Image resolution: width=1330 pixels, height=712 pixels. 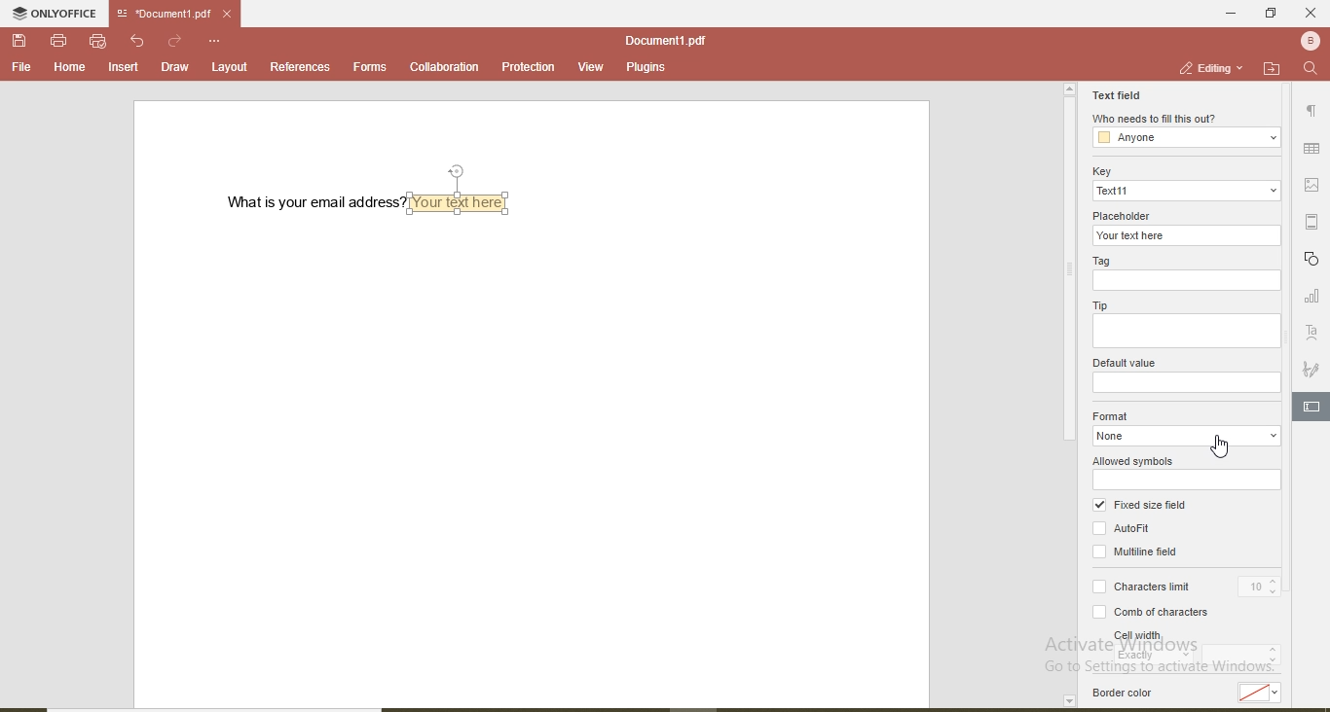 What do you see at coordinates (1185, 281) in the screenshot?
I see `tag input` at bounding box center [1185, 281].